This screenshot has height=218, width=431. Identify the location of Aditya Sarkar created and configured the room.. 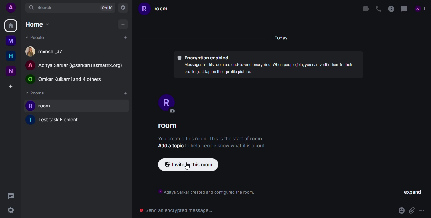
(207, 191).